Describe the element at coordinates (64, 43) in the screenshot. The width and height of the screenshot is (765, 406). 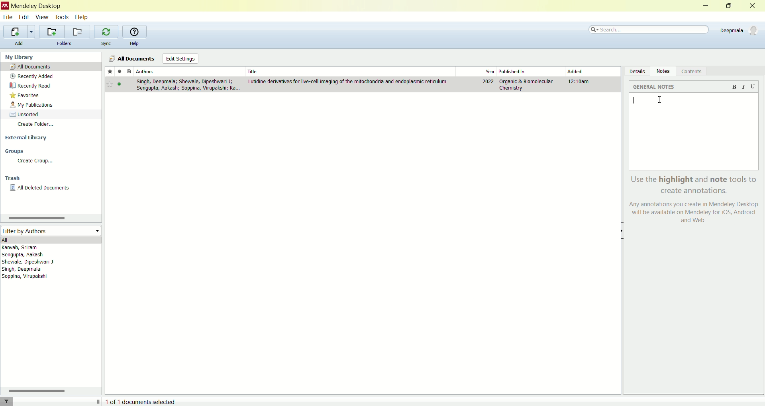
I see `folders` at that location.